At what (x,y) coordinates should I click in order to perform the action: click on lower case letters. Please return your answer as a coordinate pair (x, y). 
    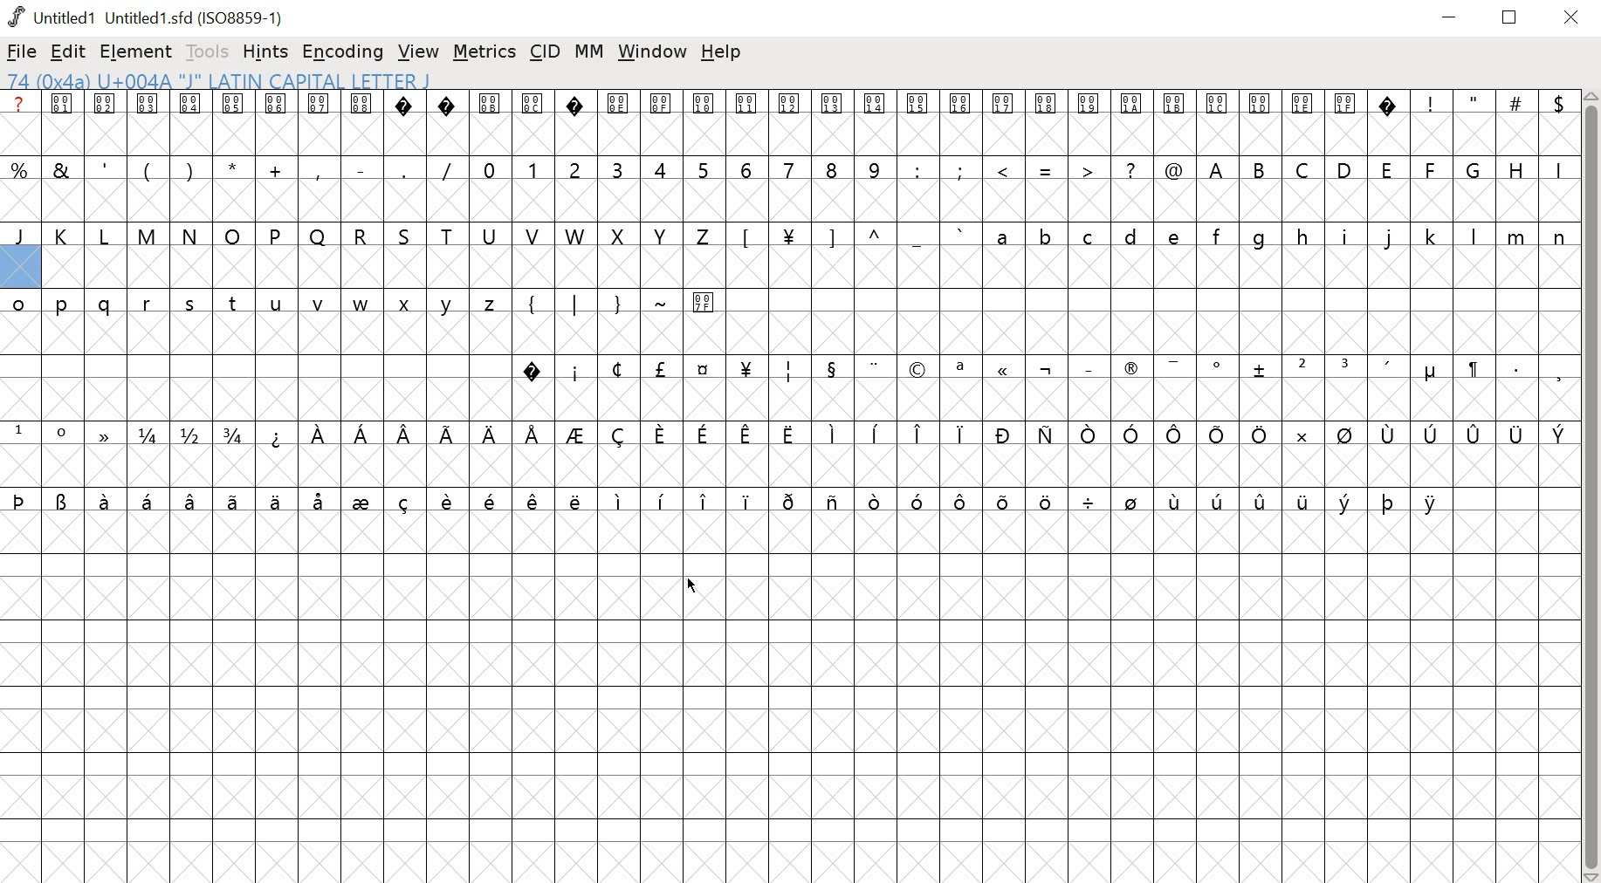
    Looking at the image, I should click on (258, 307).